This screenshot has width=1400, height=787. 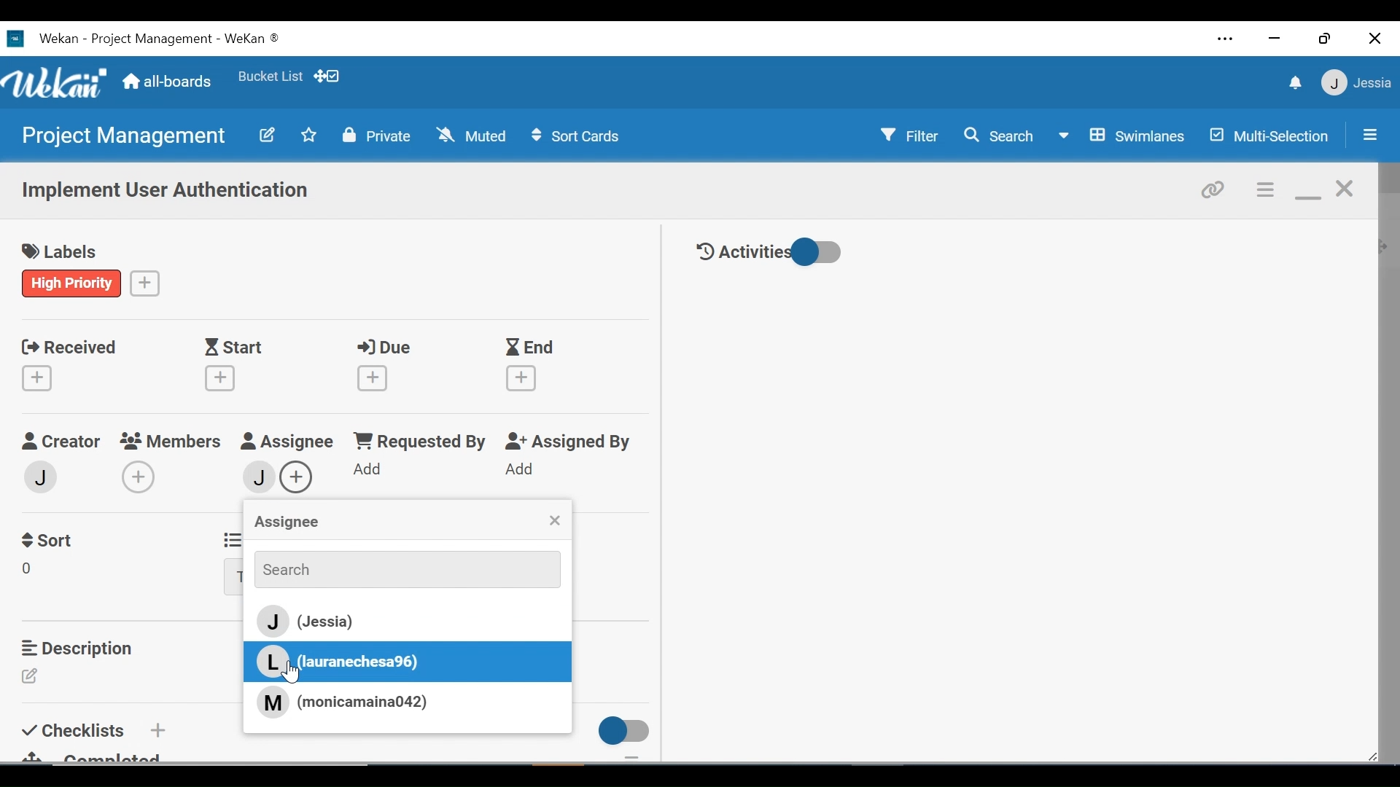 I want to click on List, so click(x=230, y=538).